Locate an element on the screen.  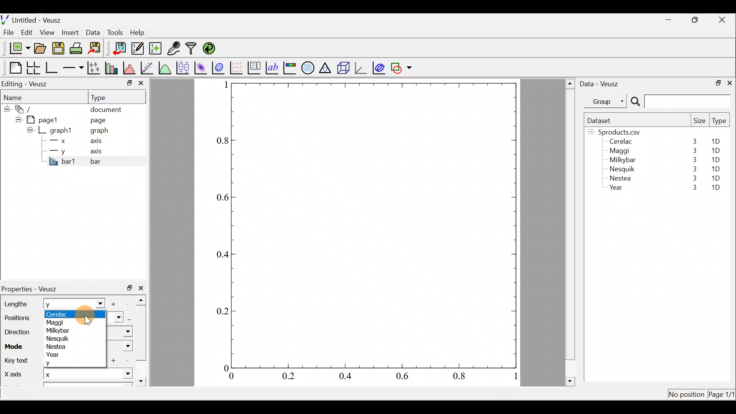
Type is located at coordinates (105, 97).